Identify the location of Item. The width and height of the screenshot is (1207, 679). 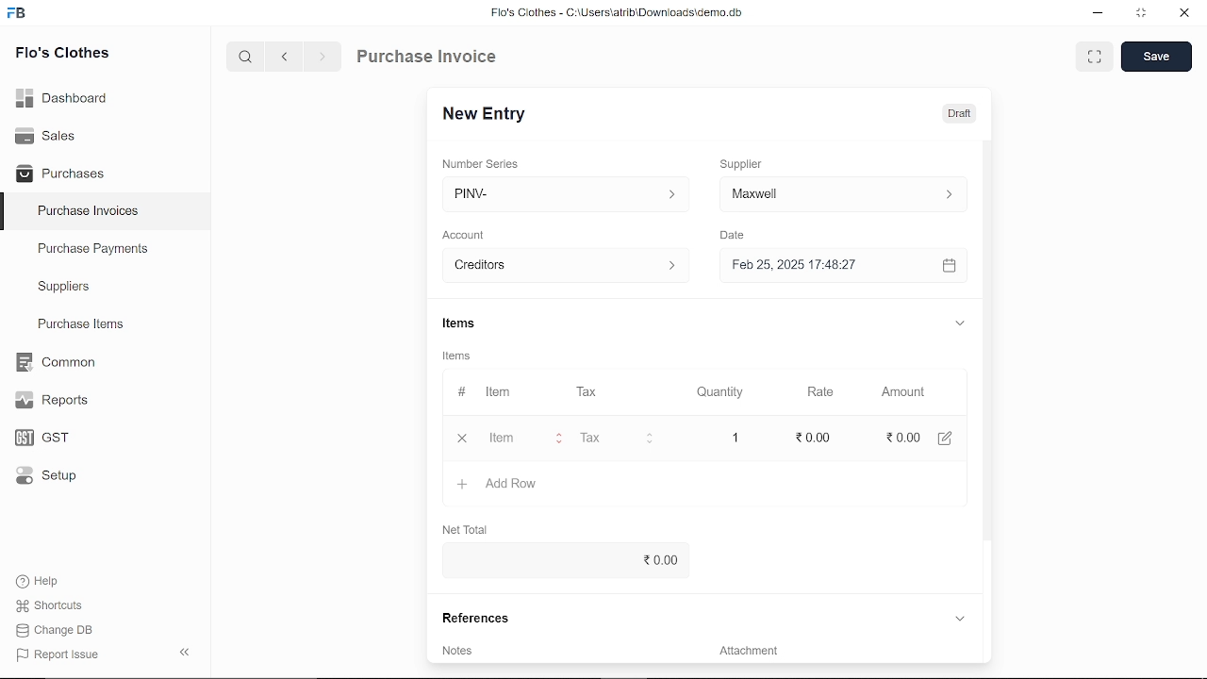
(485, 392).